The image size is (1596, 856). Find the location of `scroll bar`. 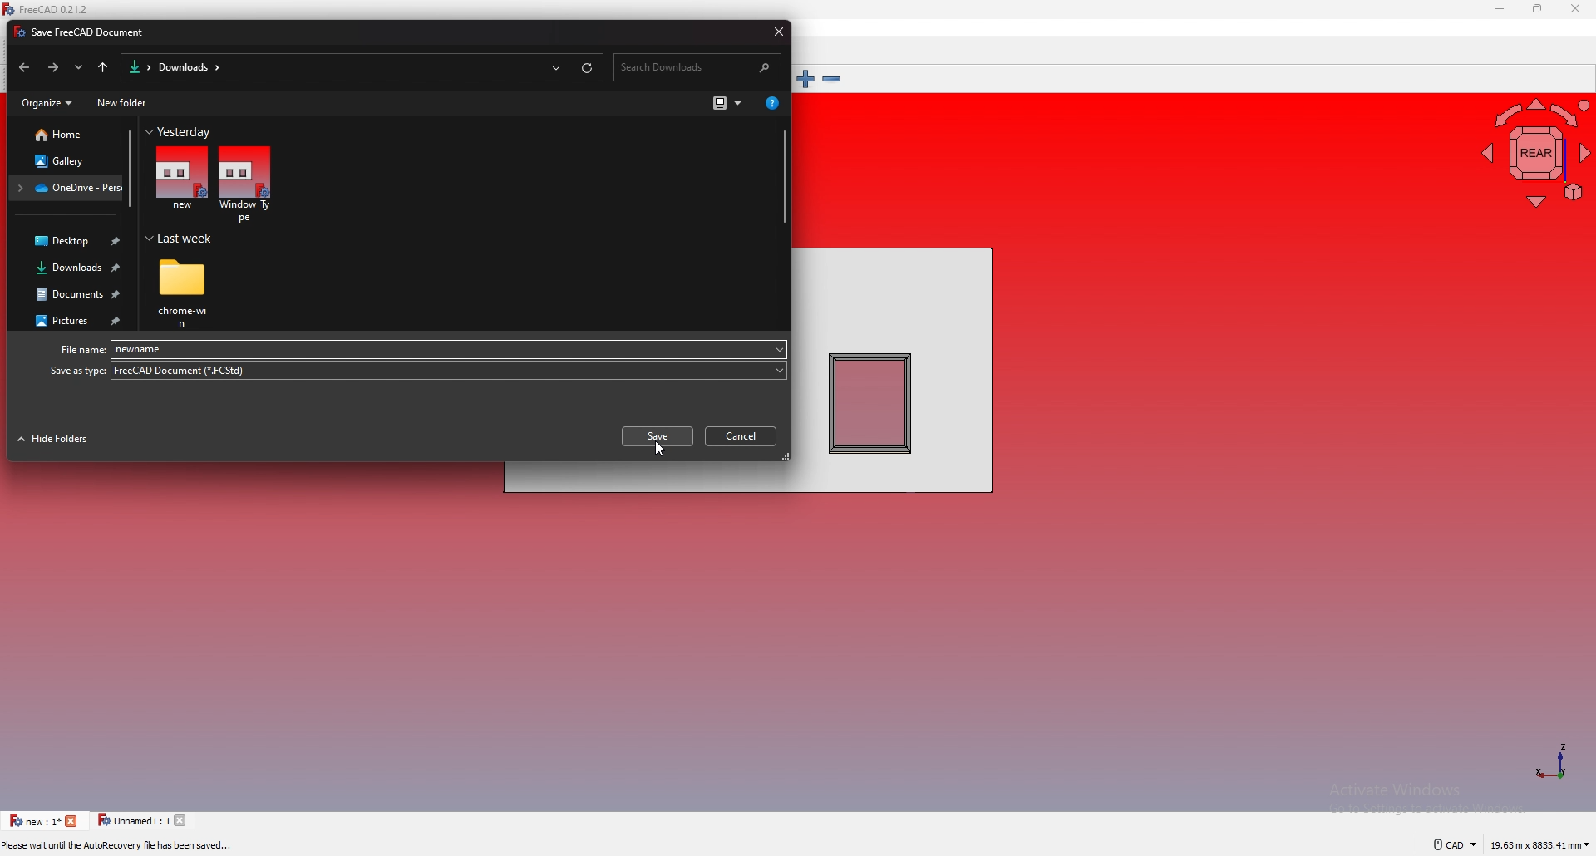

scroll bar is located at coordinates (785, 180).